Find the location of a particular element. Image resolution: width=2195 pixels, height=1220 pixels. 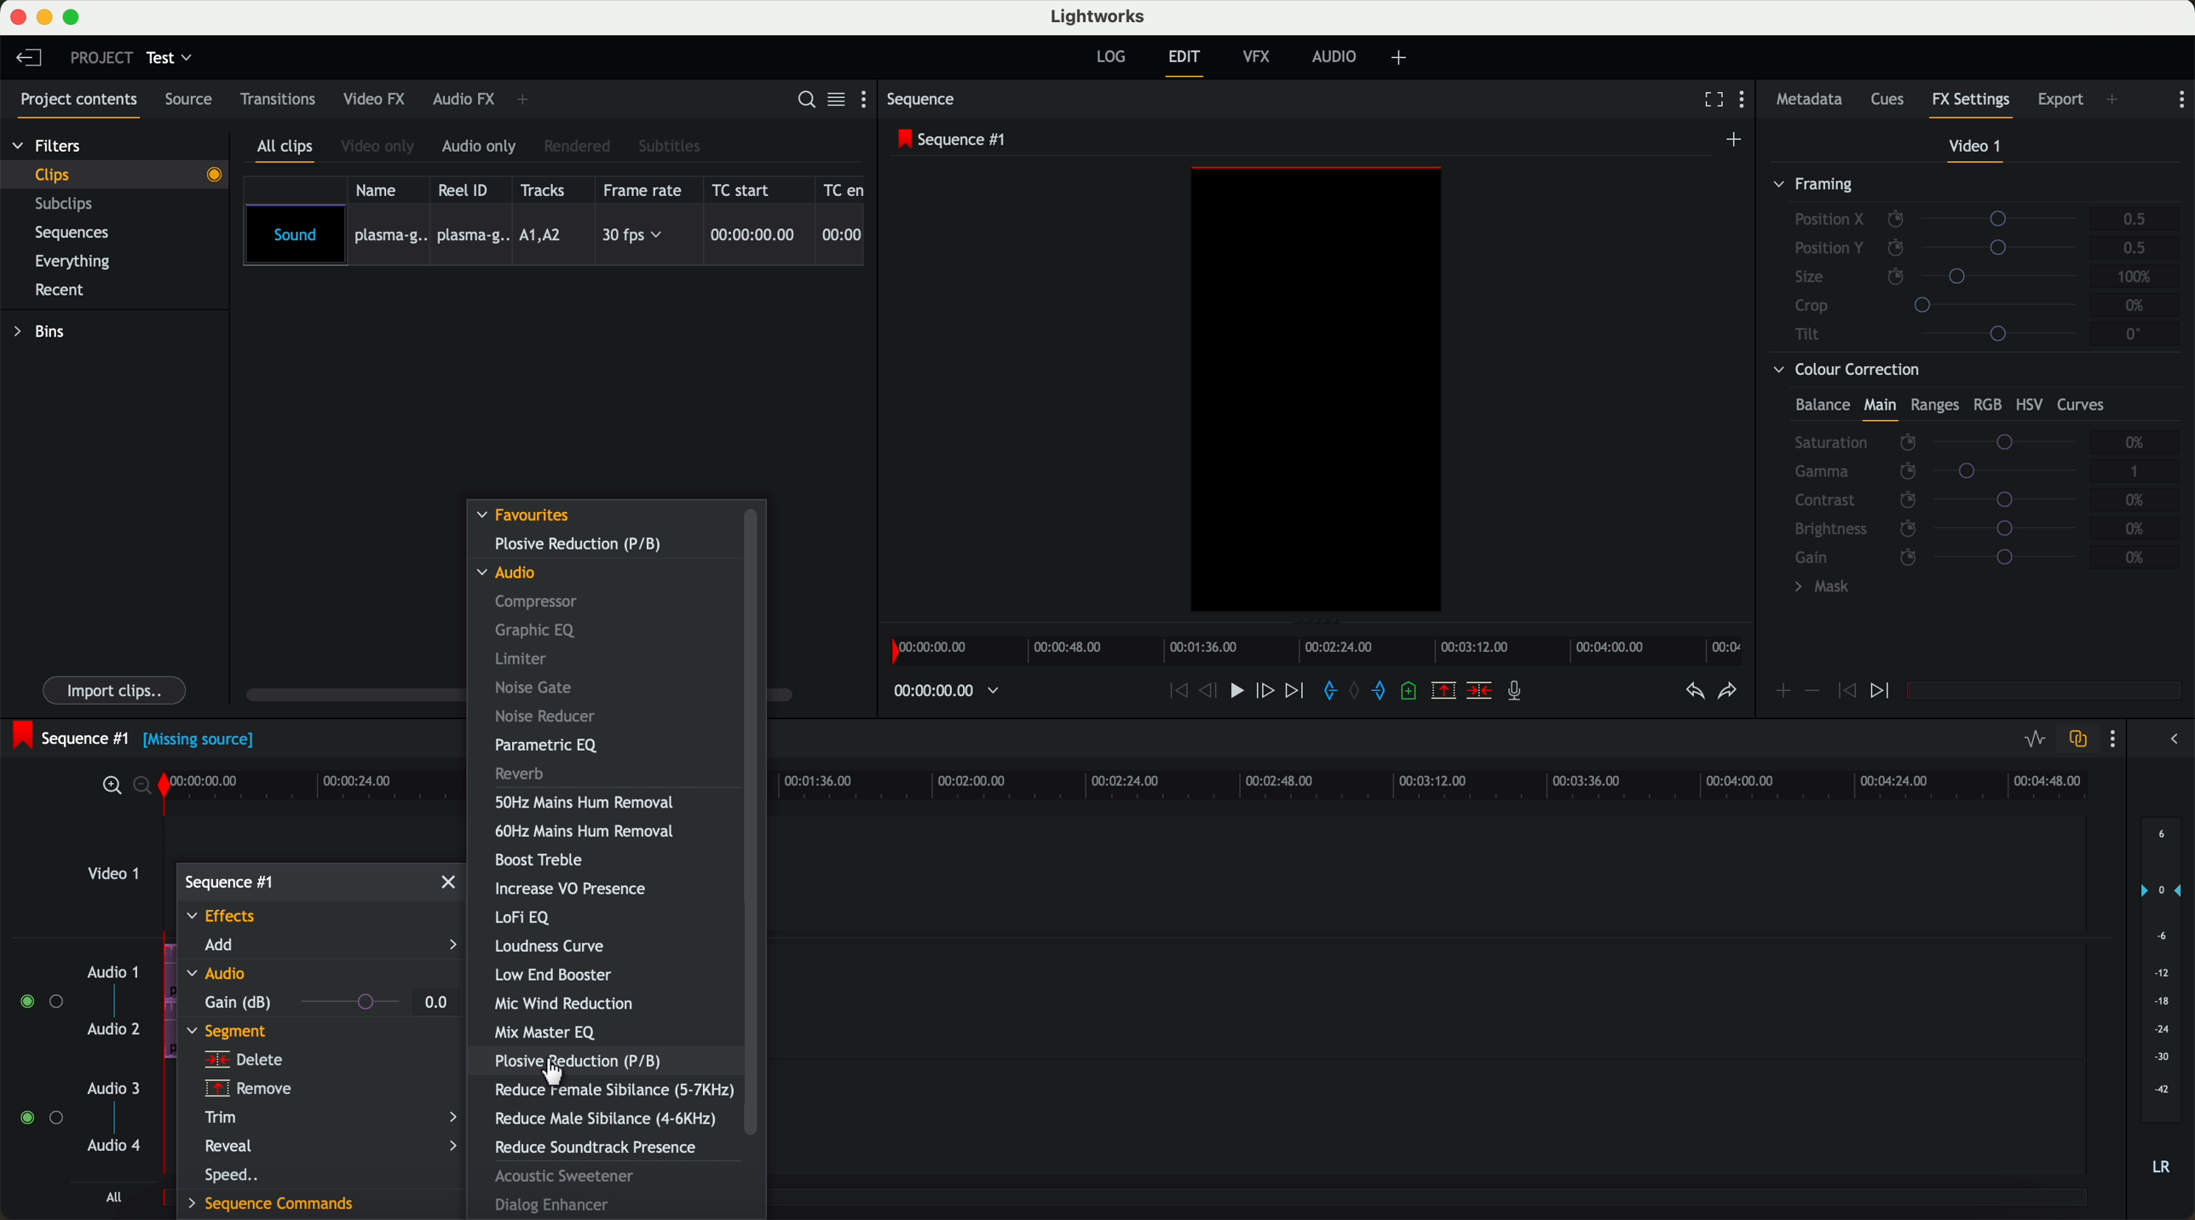

sequence commands is located at coordinates (274, 1202).